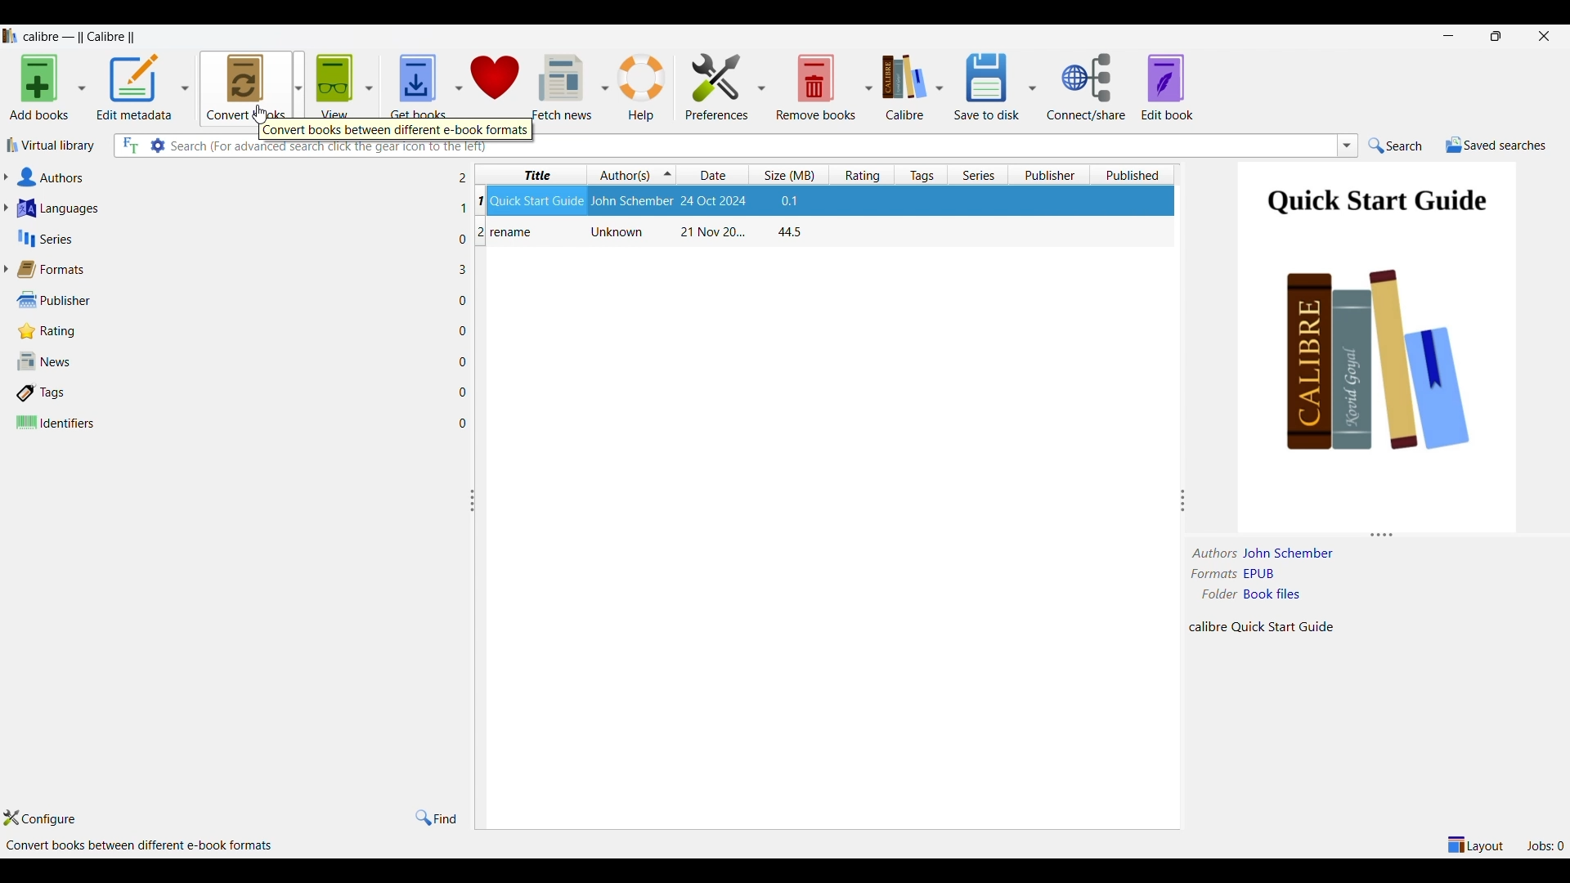  I want to click on Change width of panels attached , so click(478, 607).